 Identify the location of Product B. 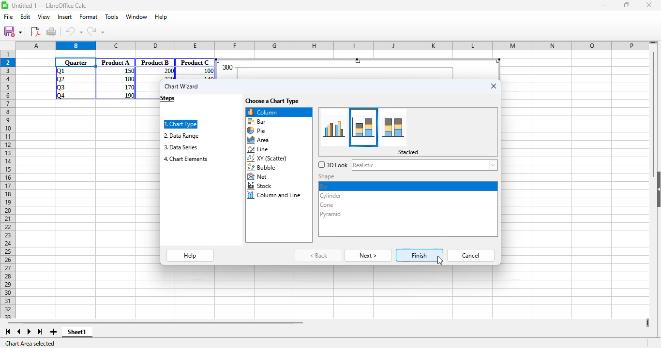
(155, 62).